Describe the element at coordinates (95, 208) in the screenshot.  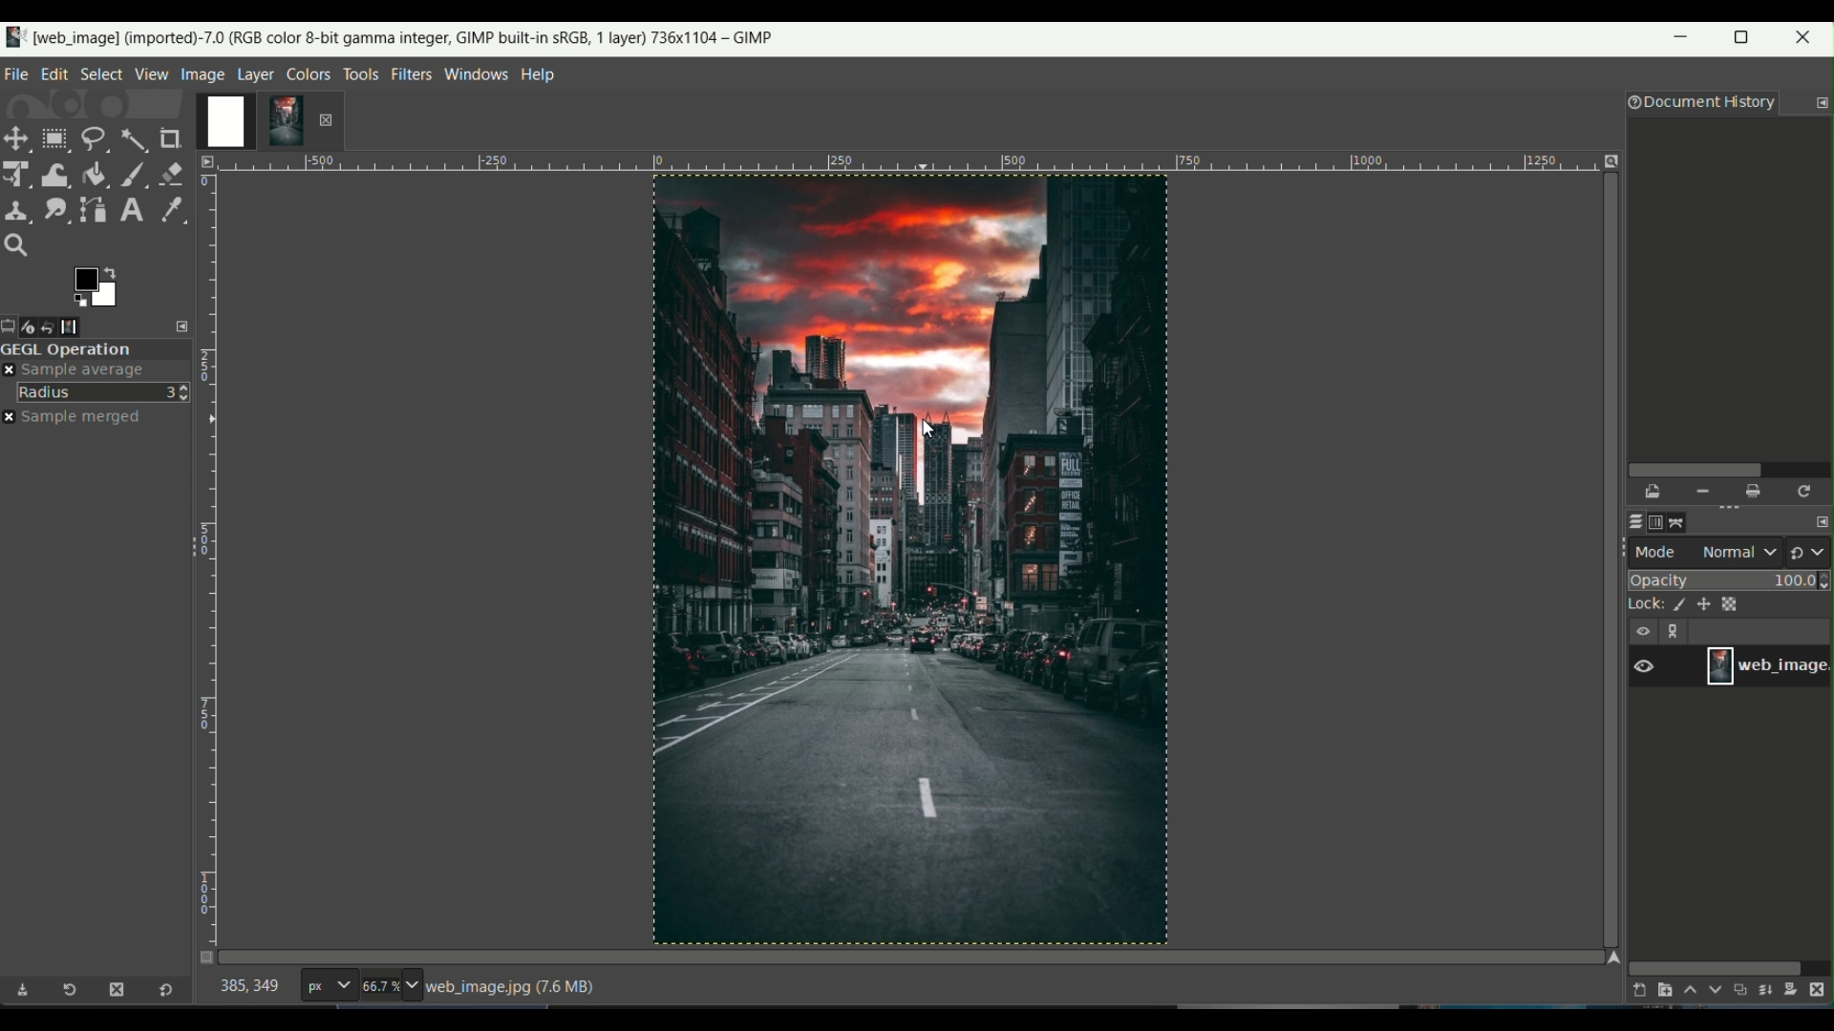
I see `path tool` at that location.